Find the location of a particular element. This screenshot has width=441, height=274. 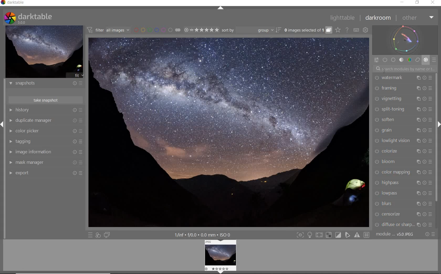

presets is located at coordinates (431, 100).